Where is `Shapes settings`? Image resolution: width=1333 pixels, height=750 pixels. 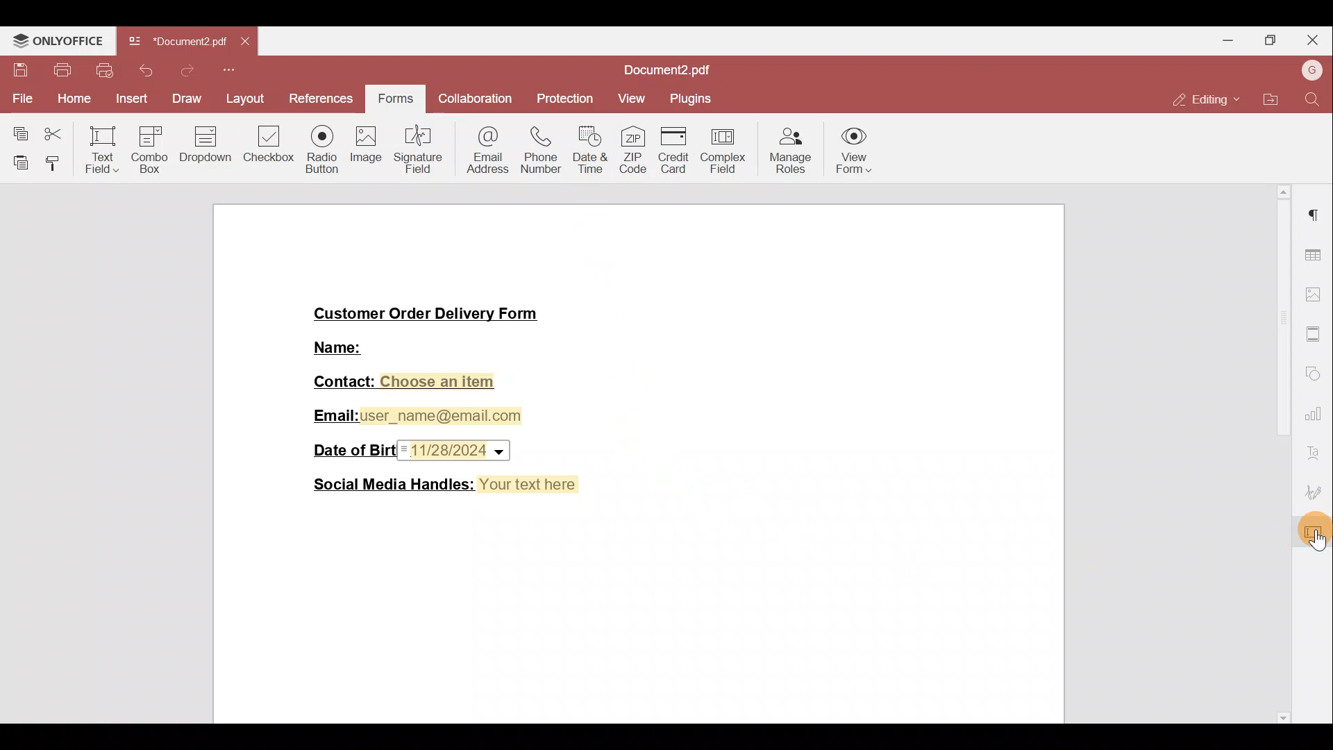
Shapes settings is located at coordinates (1315, 374).